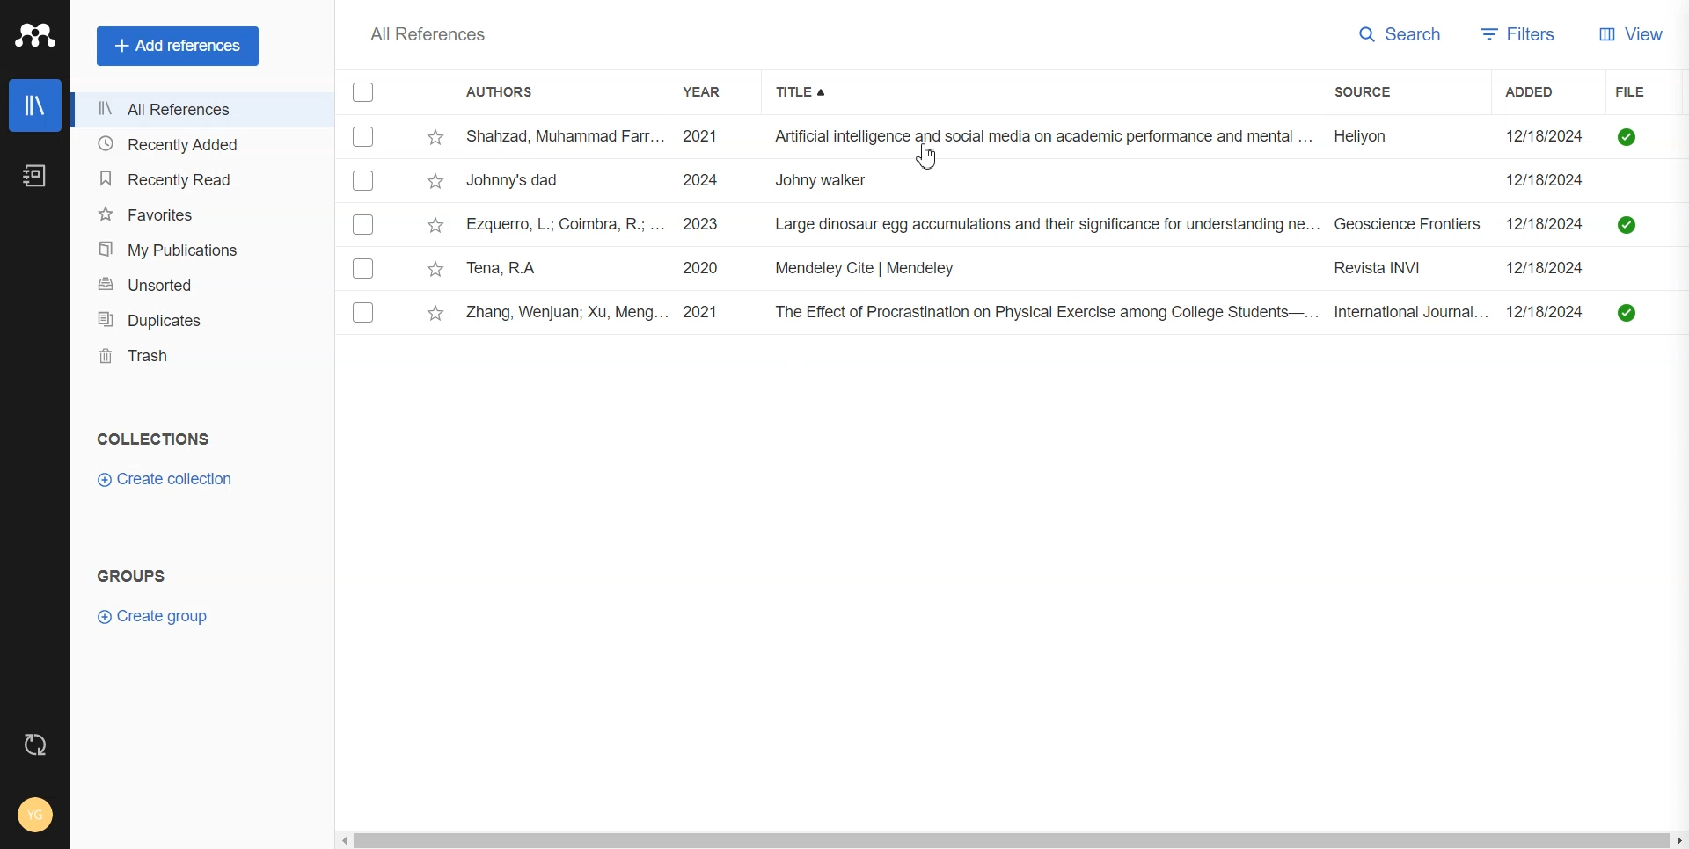 This screenshot has width=1689, height=849. Describe the element at coordinates (187, 109) in the screenshot. I see `All References` at that location.